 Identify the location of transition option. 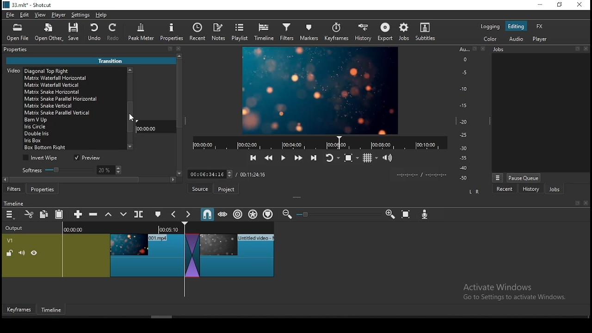
(74, 84).